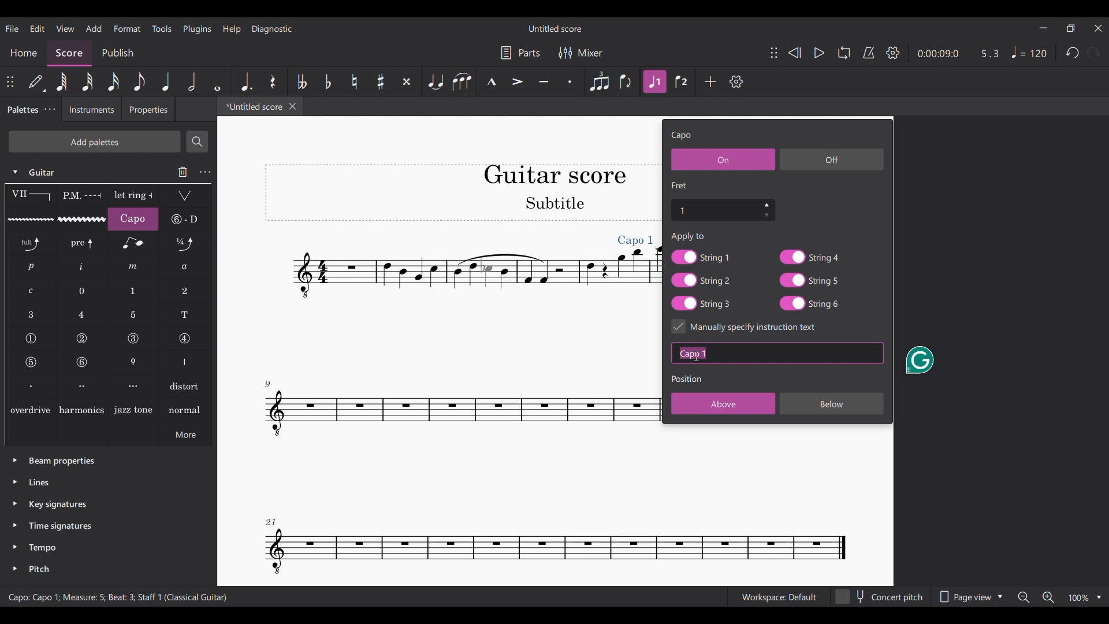  Describe the element at coordinates (15, 569) in the screenshot. I see `Click to expand pitch palette` at that location.